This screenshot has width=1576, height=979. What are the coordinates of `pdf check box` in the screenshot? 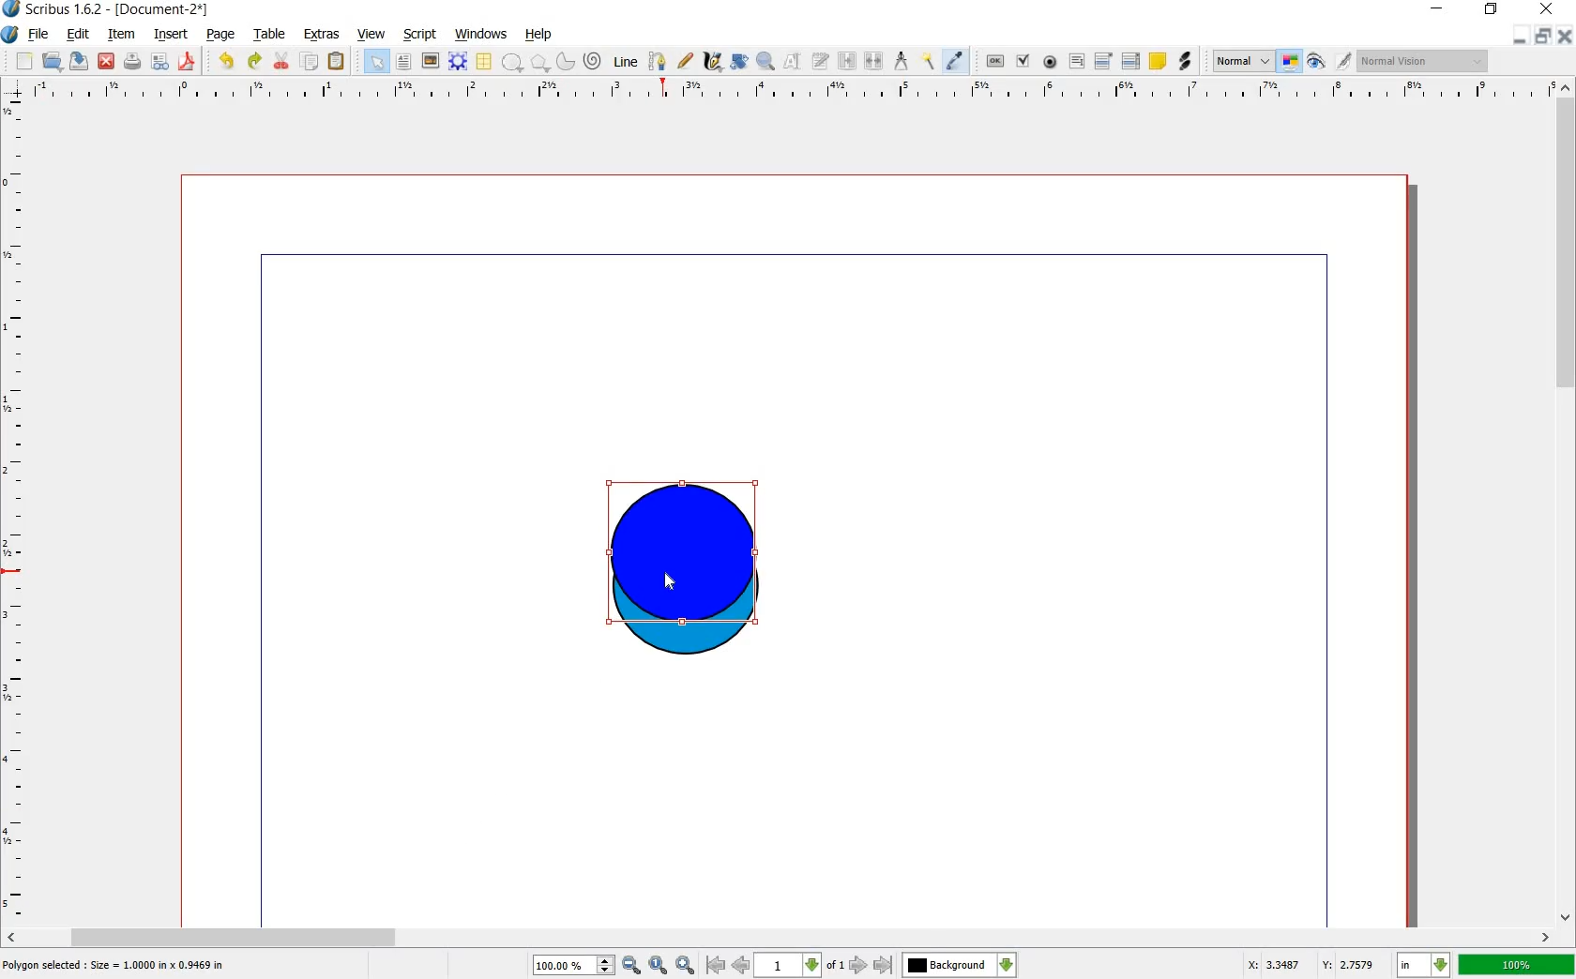 It's located at (1022, 62).